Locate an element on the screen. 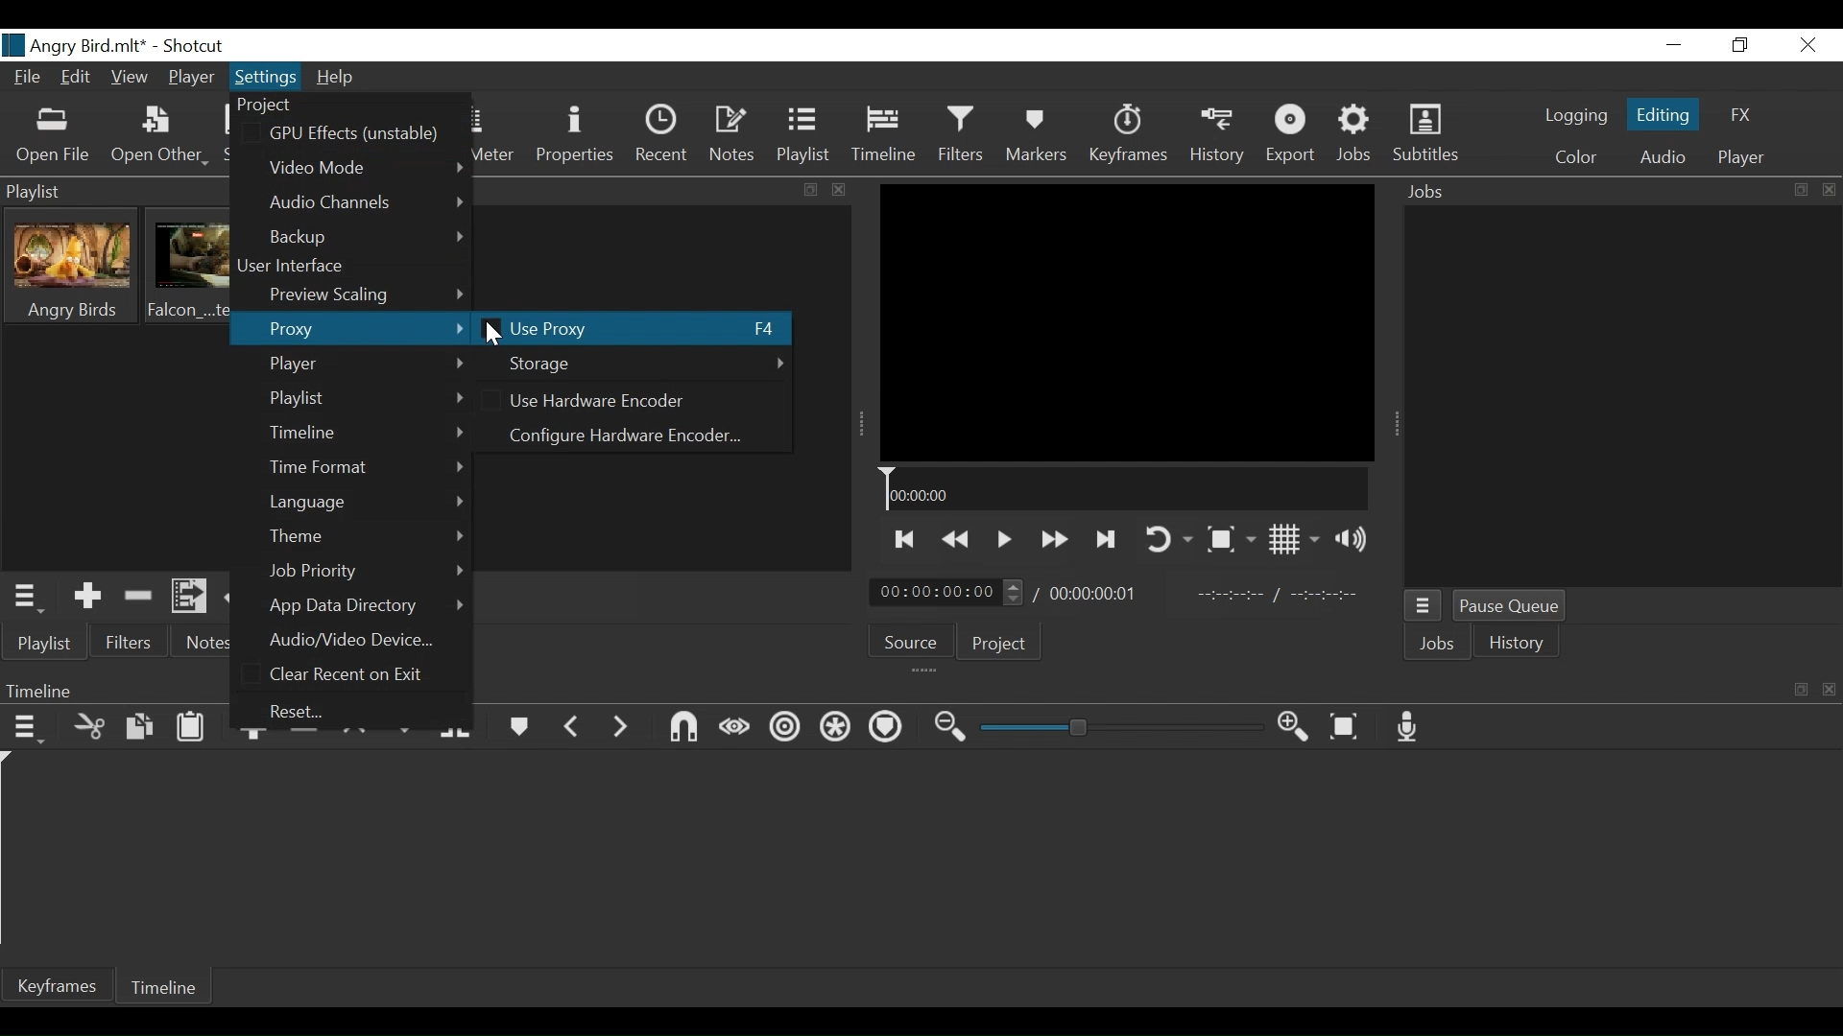 This screenshot has height=1036, width=1843. Update is located at coordinates (241, 598).